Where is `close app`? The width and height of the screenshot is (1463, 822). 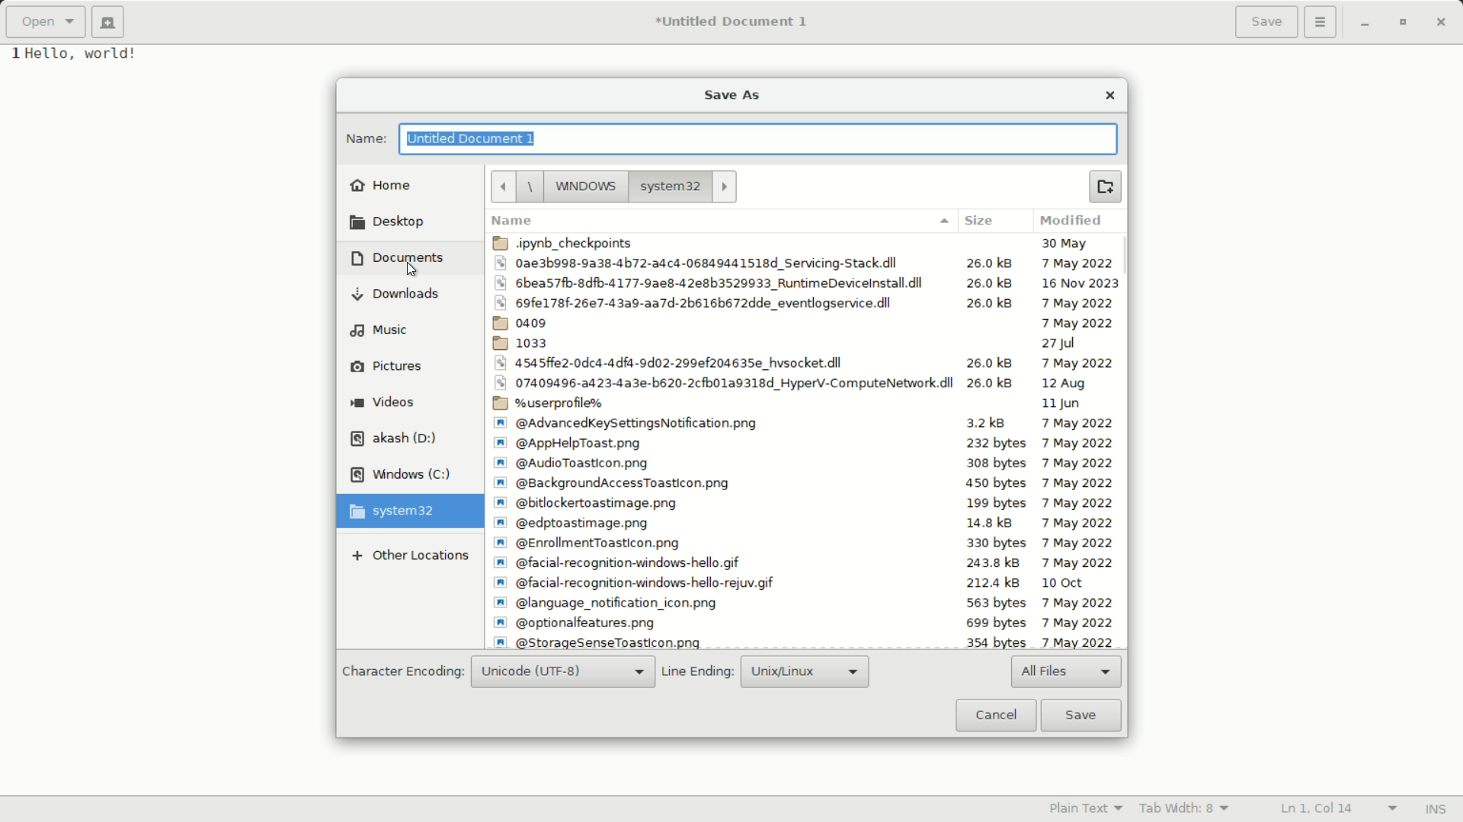
close app is located at coordinates (1445, 23).